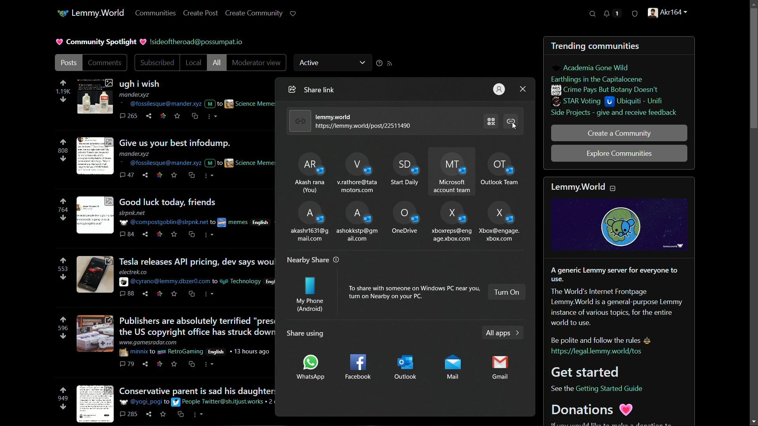  Describe the element at coordinates (153, 351) in the screenshot. I see `to` at that location.